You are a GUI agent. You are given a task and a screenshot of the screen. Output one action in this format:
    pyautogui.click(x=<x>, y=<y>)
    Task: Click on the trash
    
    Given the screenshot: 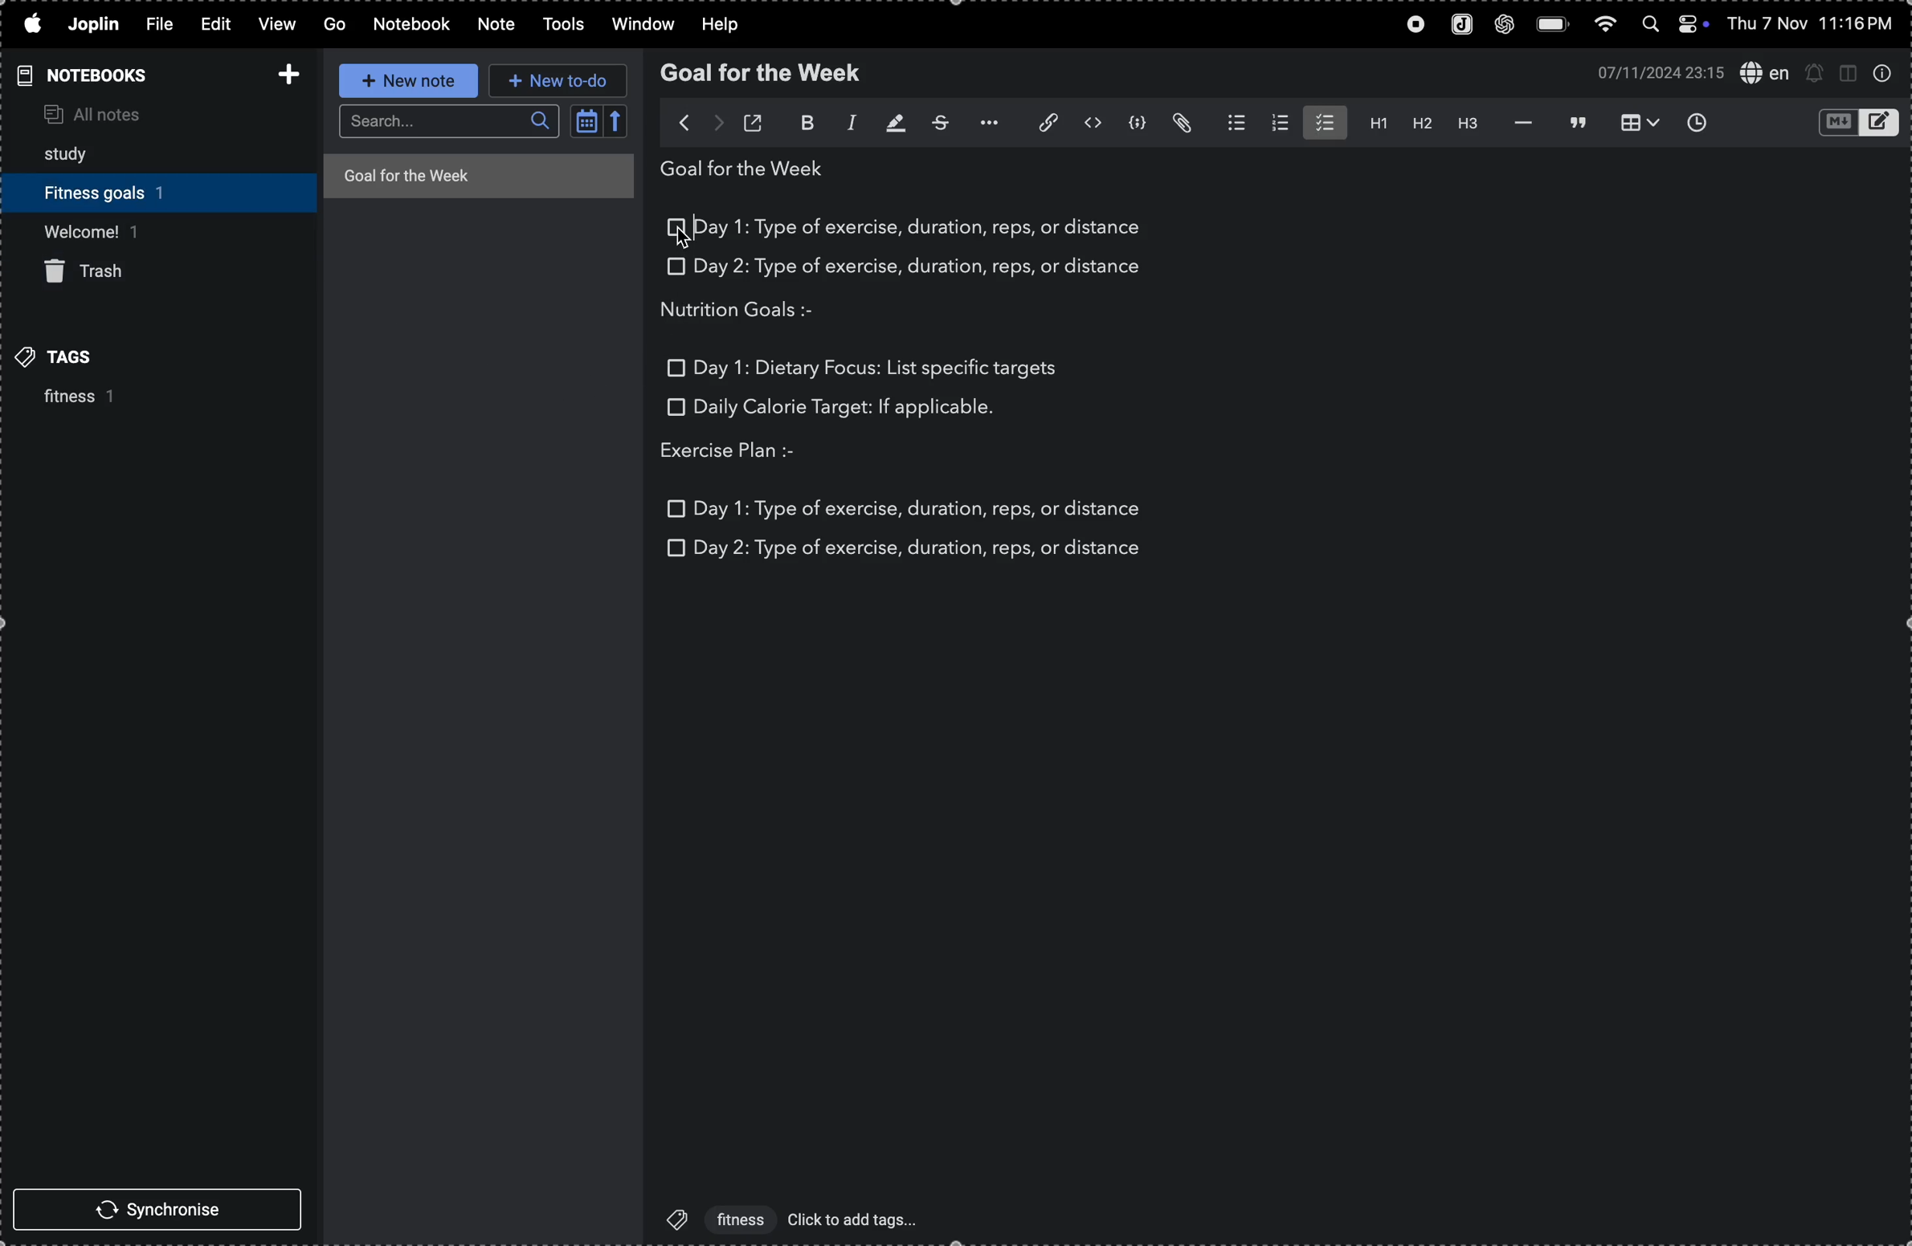 What is the action you would take?
    pyautogui.click(x=96, y=273)
    